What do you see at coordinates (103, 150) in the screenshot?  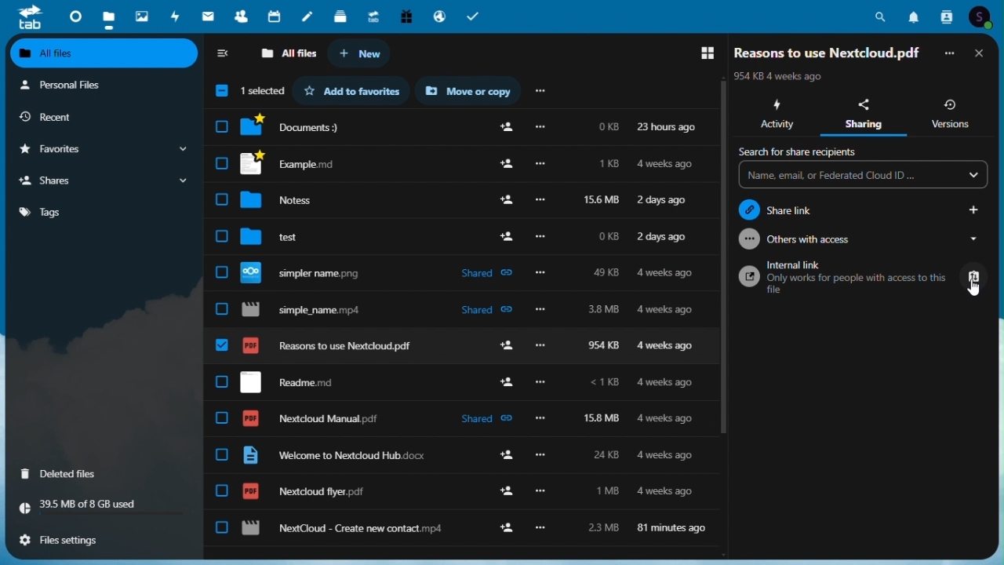 I see `favourites` at bounding box center [103, 150].